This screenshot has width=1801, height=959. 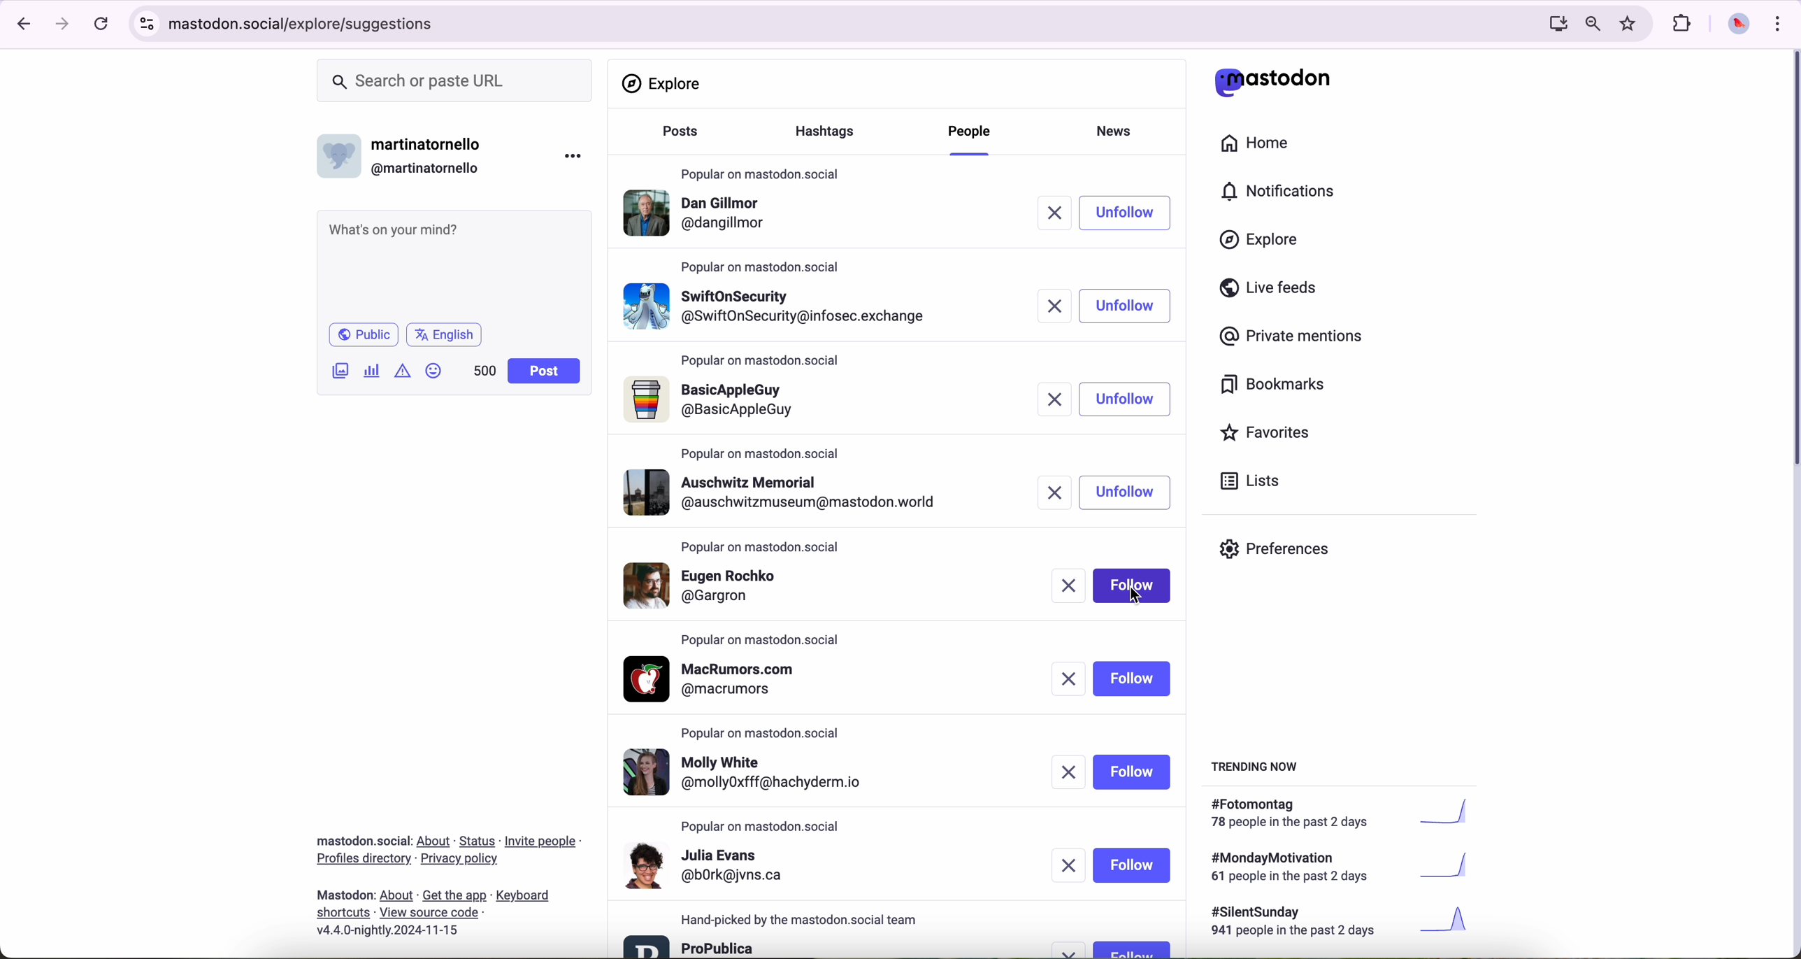 What do you see at coordinates (148, 24) in the screenshot?
I see `controls` at bounding box center [148, 24].